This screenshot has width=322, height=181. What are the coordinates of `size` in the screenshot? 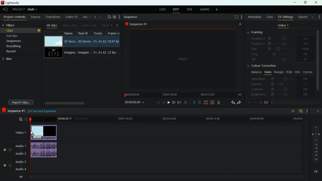 It's located at (280, 49).